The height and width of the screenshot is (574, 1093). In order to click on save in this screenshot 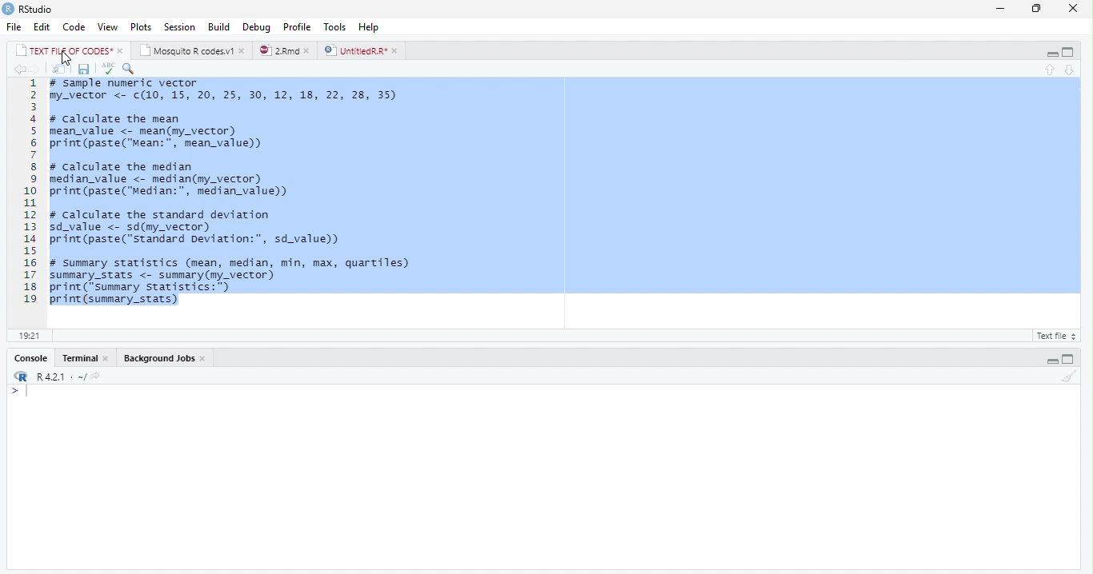, I will do `click(85, 70)`.